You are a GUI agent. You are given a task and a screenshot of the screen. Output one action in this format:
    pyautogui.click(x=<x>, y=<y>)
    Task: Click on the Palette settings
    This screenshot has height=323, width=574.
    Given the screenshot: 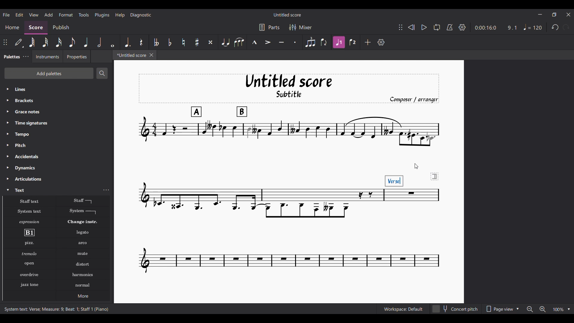 What is the action you would take?
    pyautogui.click(x=26, y=56)
    